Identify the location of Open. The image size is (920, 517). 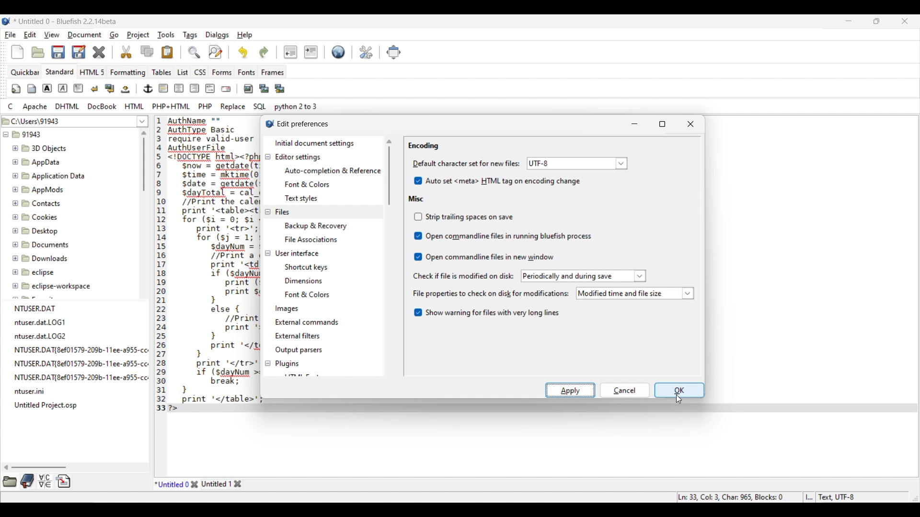
(38, 53).